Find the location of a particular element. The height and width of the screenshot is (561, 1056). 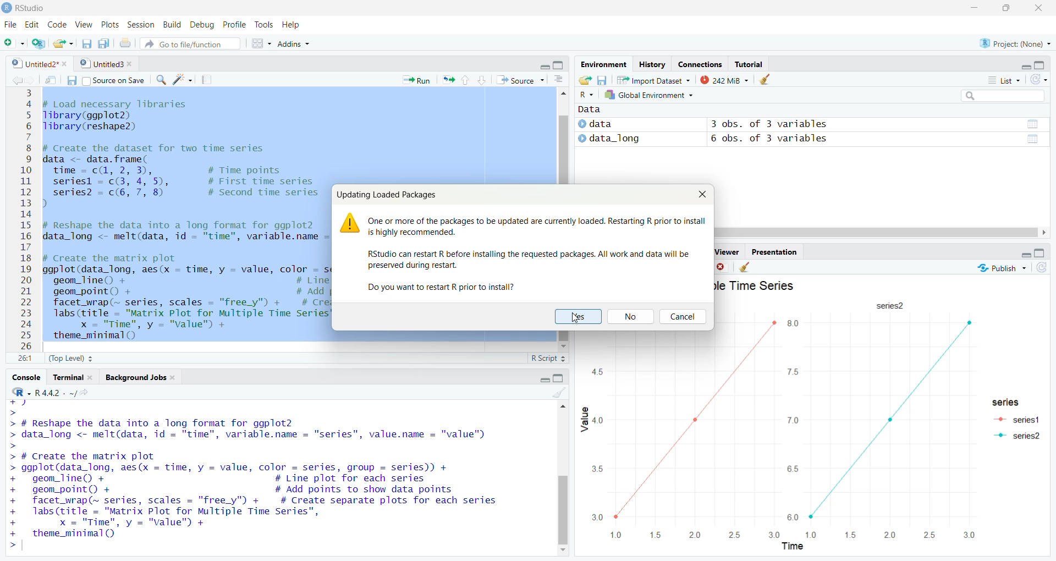

Project: (None)  is located at coordinates (1015, 42).